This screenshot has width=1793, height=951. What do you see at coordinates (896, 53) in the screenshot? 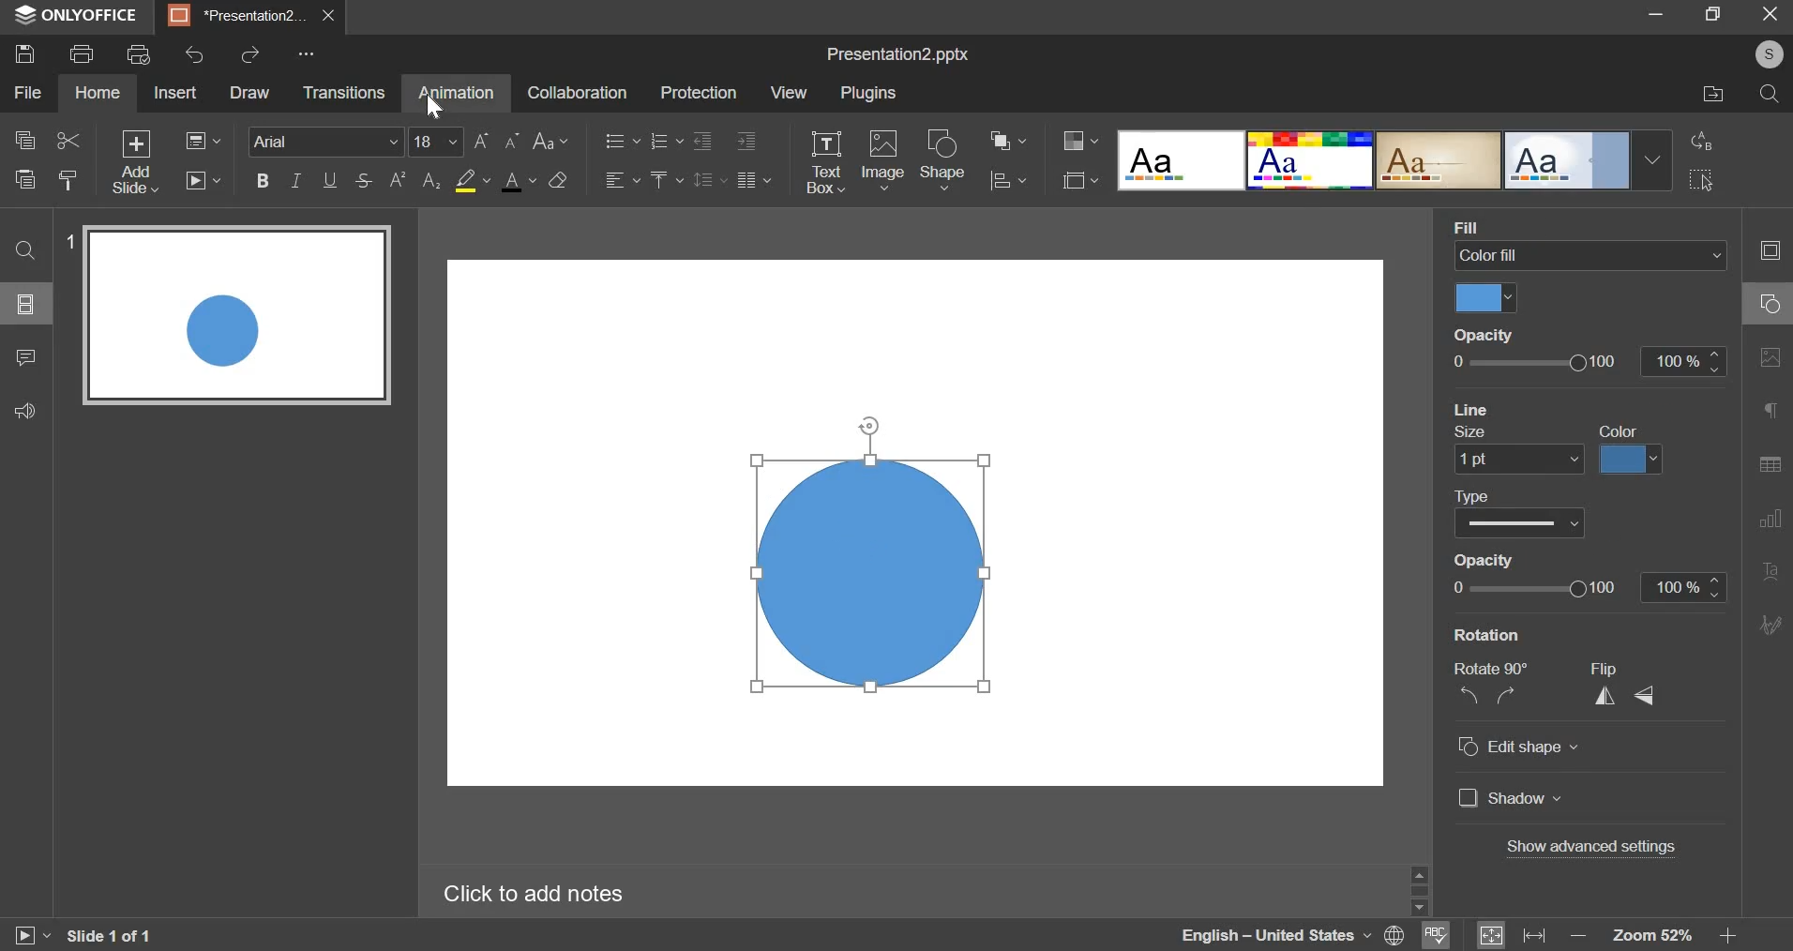
I see `presentation name` at bounding box center [896, 53].